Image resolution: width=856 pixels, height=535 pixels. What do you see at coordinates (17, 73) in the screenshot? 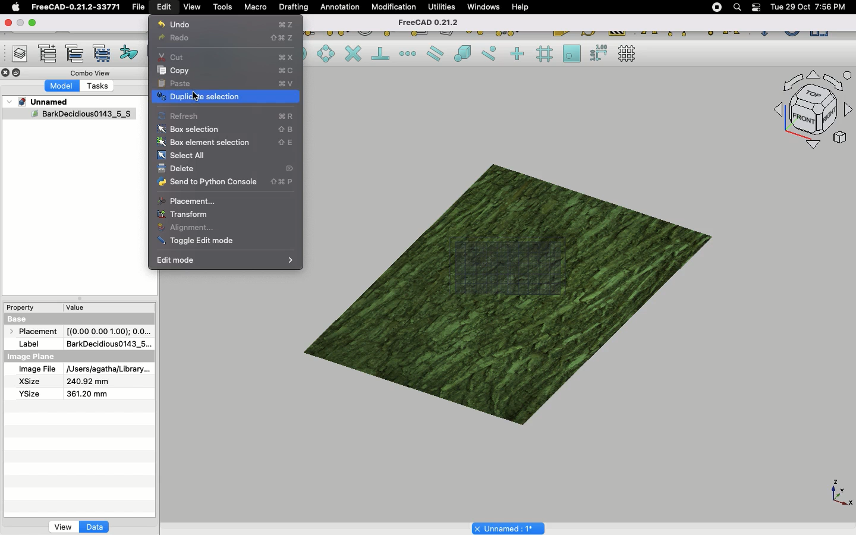
I see `Collapse` at bounding box center [17, 73].